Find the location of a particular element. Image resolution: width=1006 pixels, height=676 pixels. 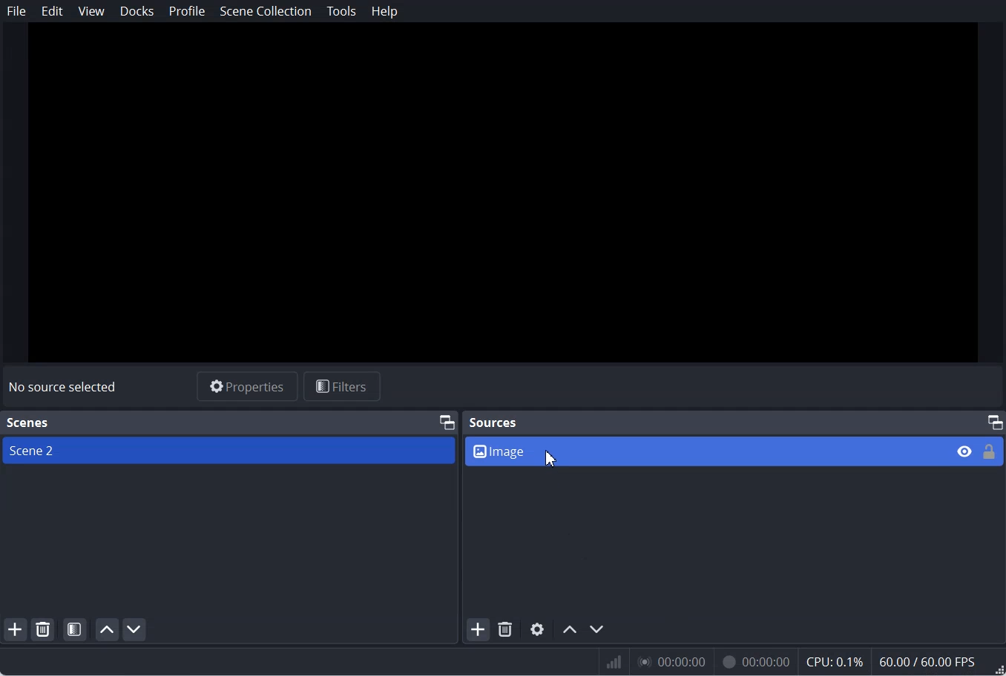

Cursor is located at coordinates (552, 457).